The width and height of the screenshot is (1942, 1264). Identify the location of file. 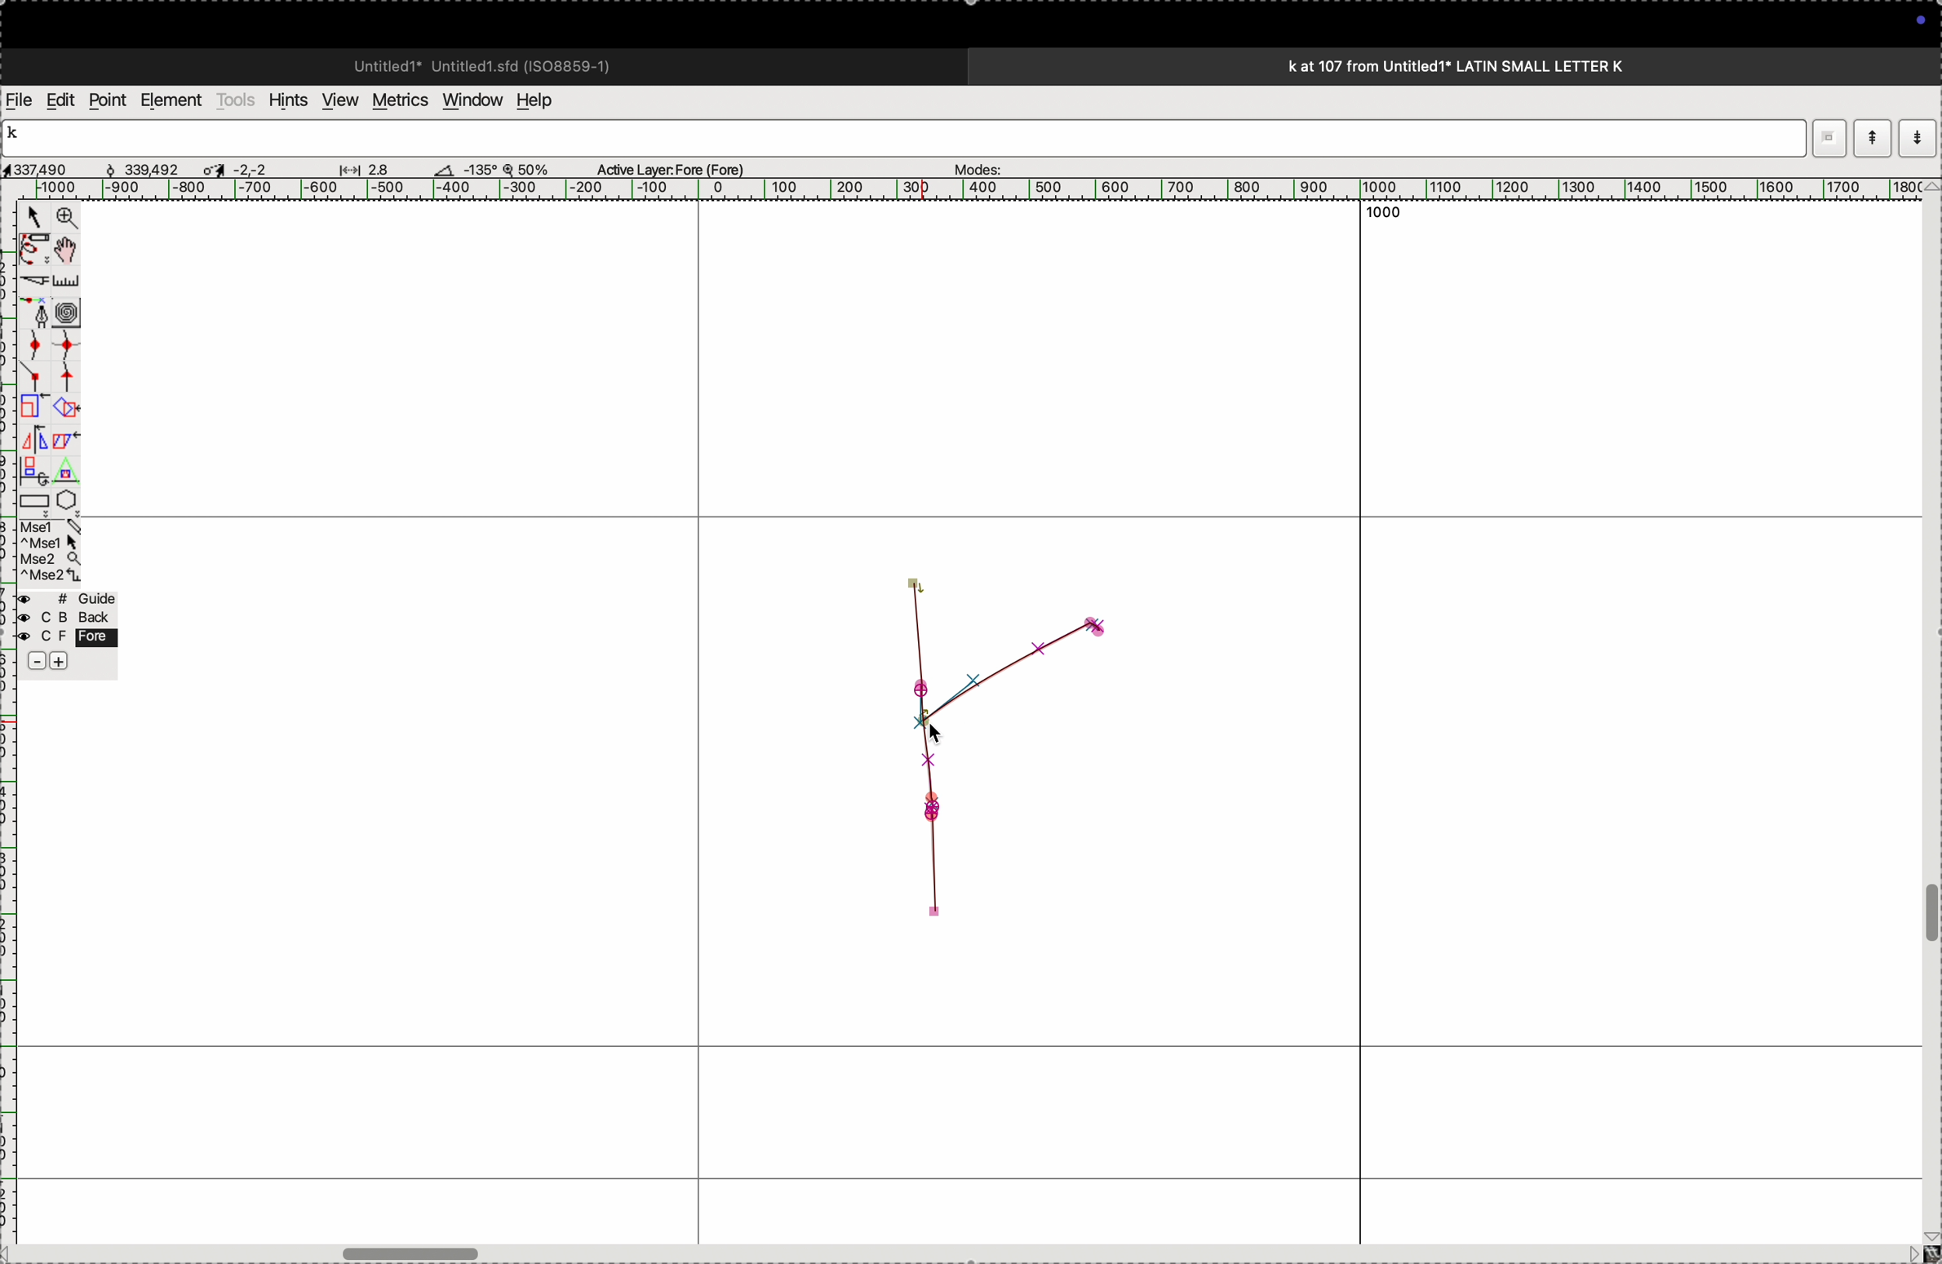
(20, 100).